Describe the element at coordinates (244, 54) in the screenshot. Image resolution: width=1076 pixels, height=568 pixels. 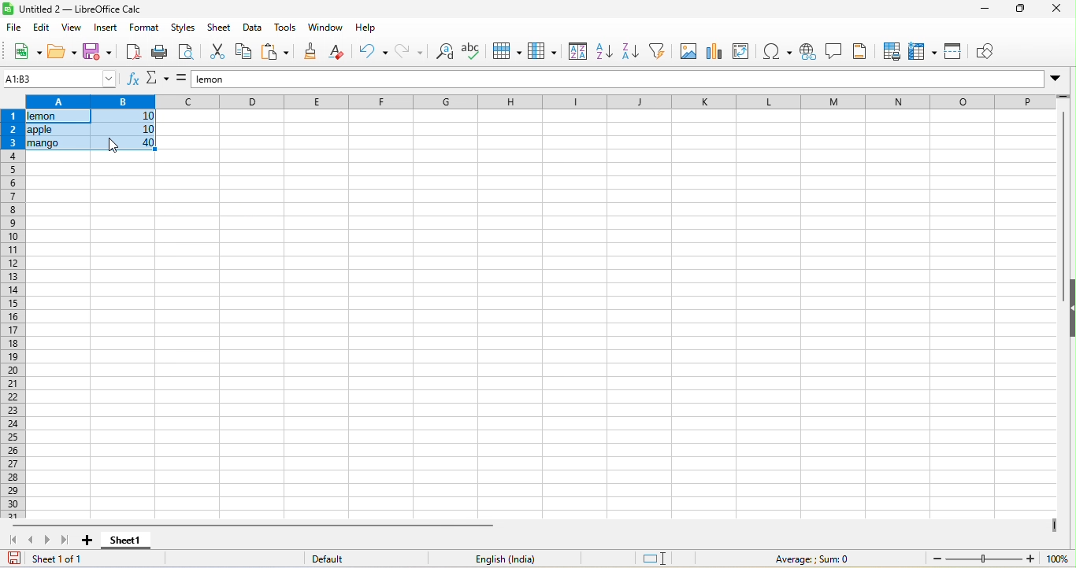
I see `copy` at that location.